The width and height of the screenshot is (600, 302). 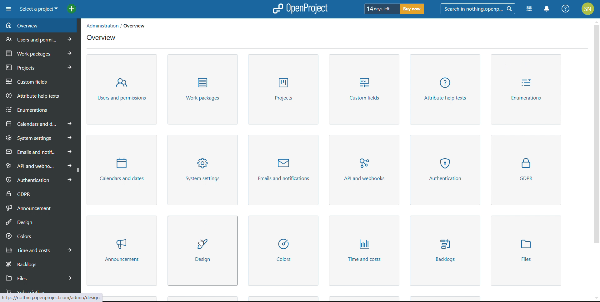 I want to click on authentication, so click(x=444, y=170).